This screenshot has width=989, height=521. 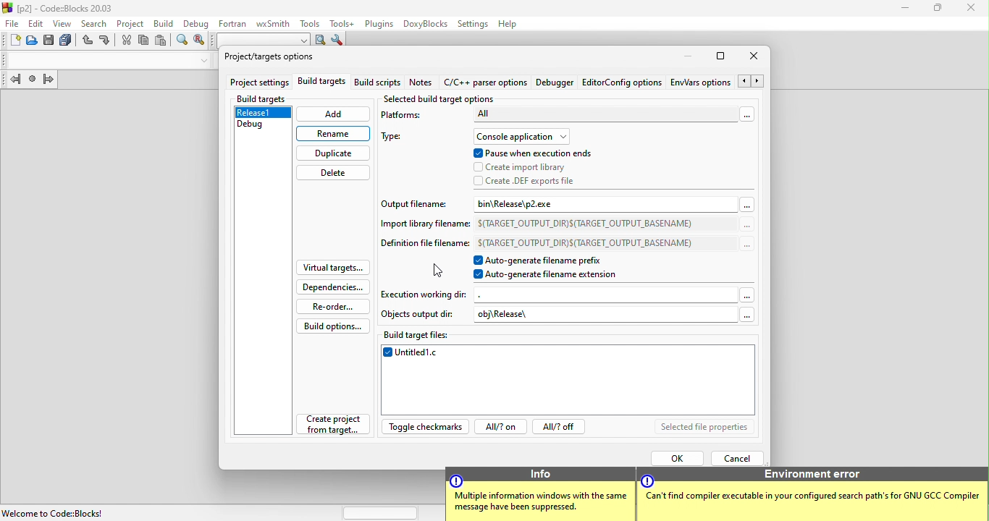 I want to click on paste, so click(x=161, y=41).